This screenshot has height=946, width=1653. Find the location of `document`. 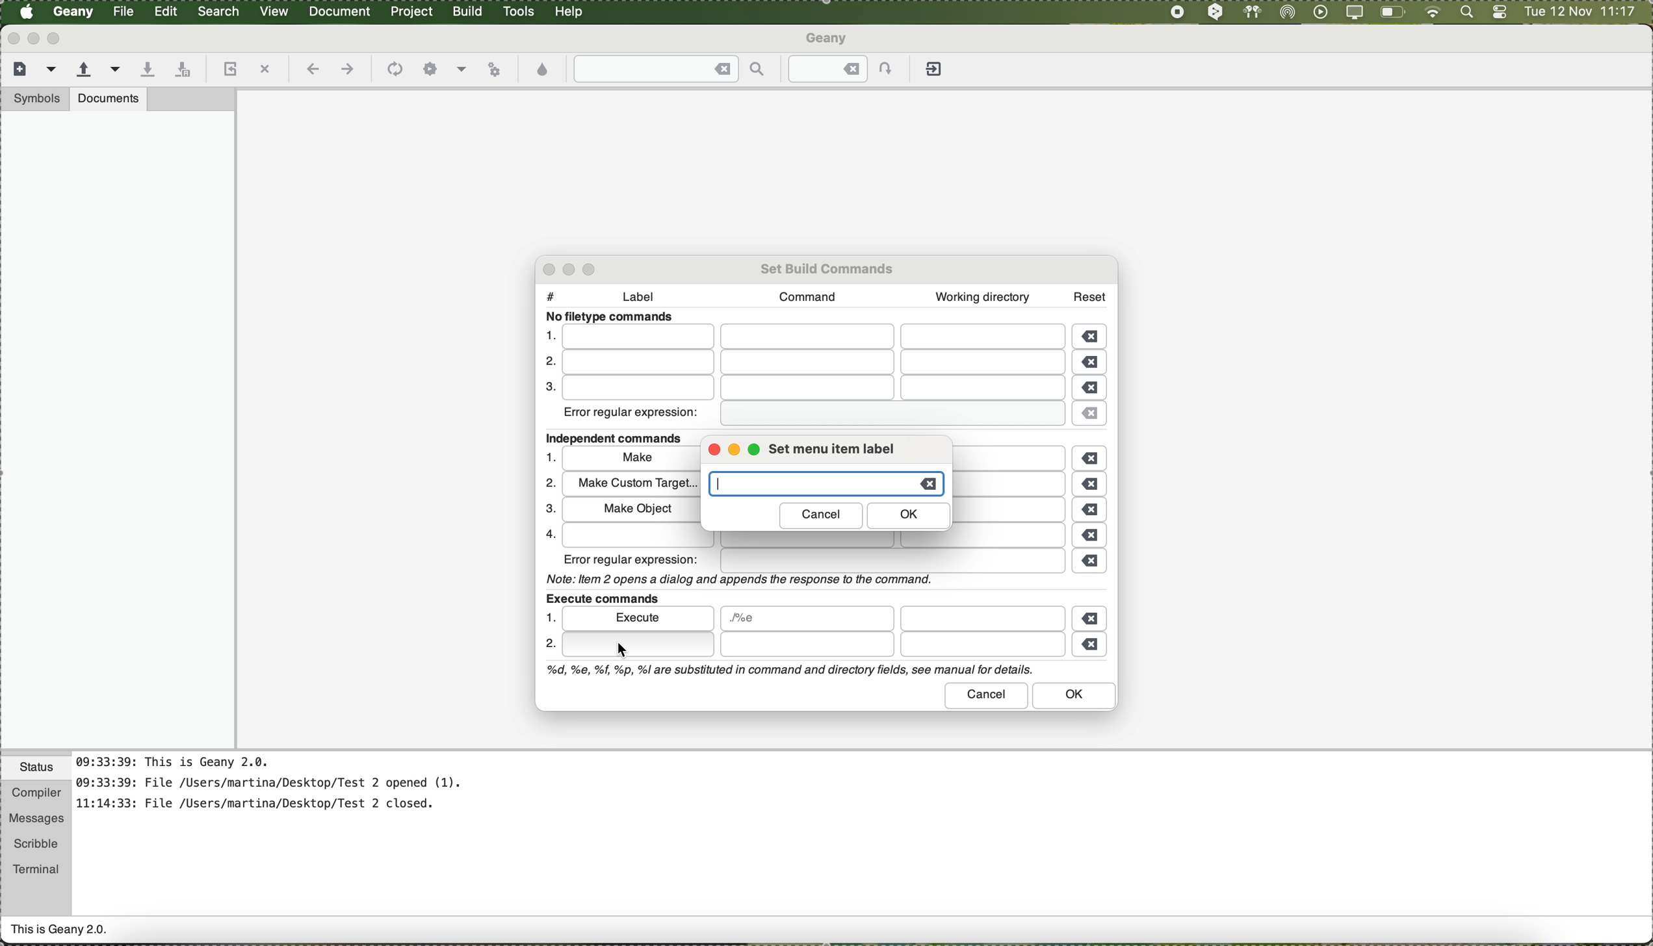

document is located at coordinates (339, 10).